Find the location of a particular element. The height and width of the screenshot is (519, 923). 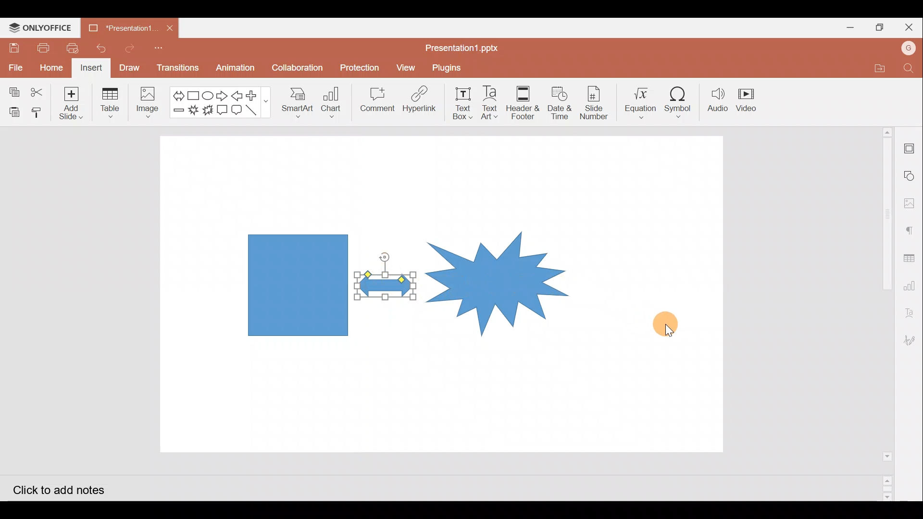

Find is located at coordinates (909, 69).